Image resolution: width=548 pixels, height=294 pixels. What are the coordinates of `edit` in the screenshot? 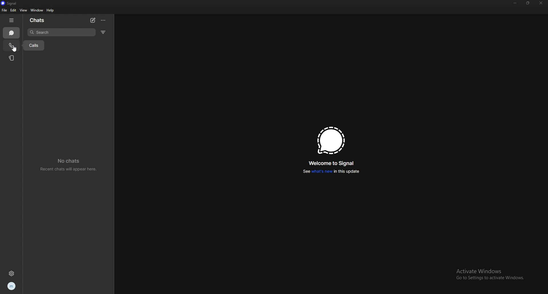 It's located at (13, 10).